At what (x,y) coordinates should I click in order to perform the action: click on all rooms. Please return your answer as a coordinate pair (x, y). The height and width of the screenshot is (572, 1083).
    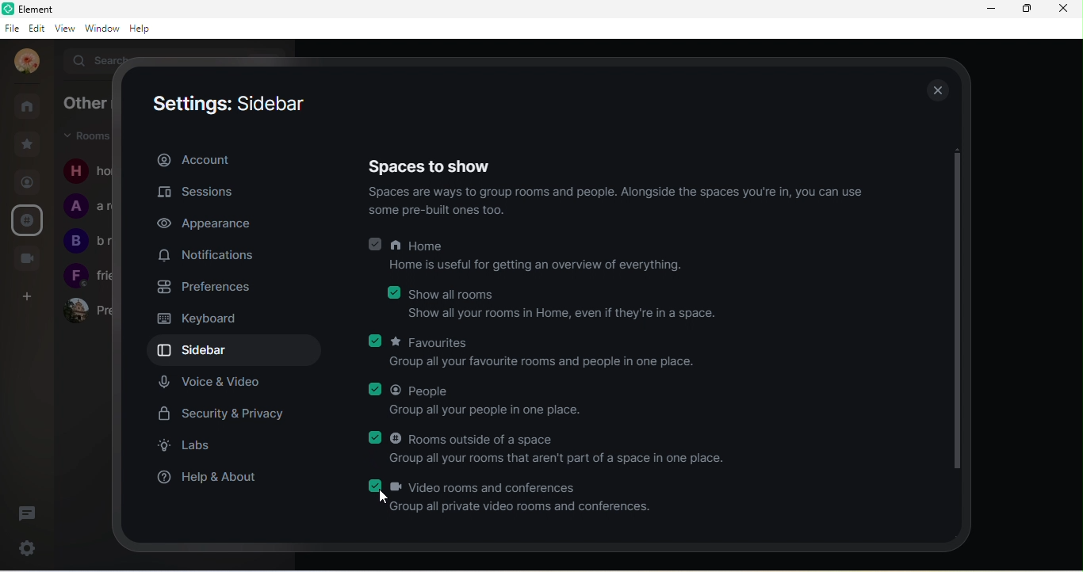
    Looking at the image, I should click on (28, 106).